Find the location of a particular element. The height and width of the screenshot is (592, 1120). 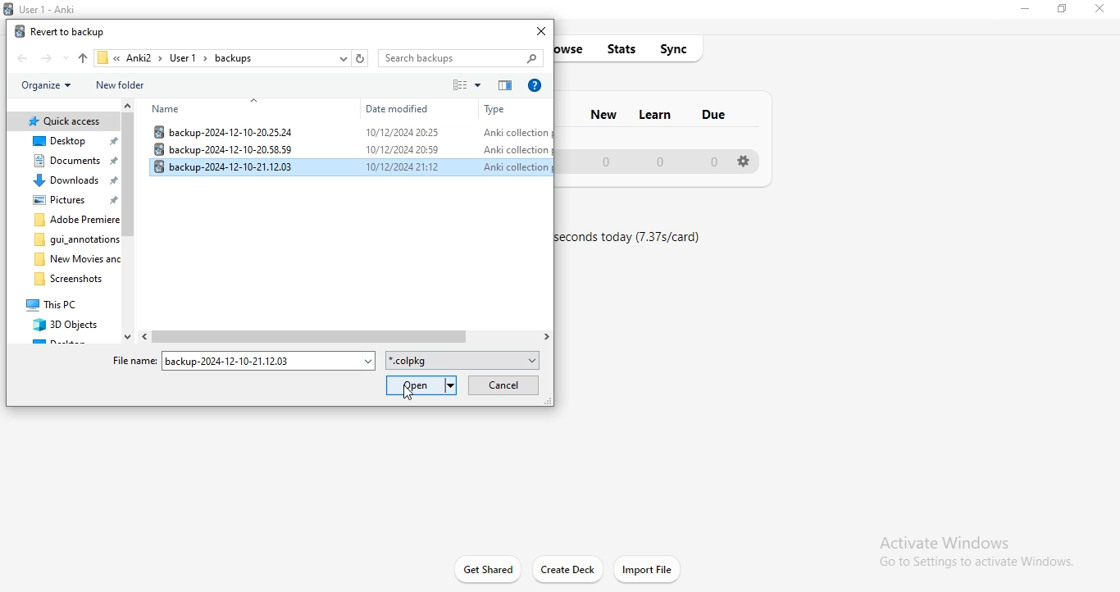

sync is located at coordinates (680, 48).